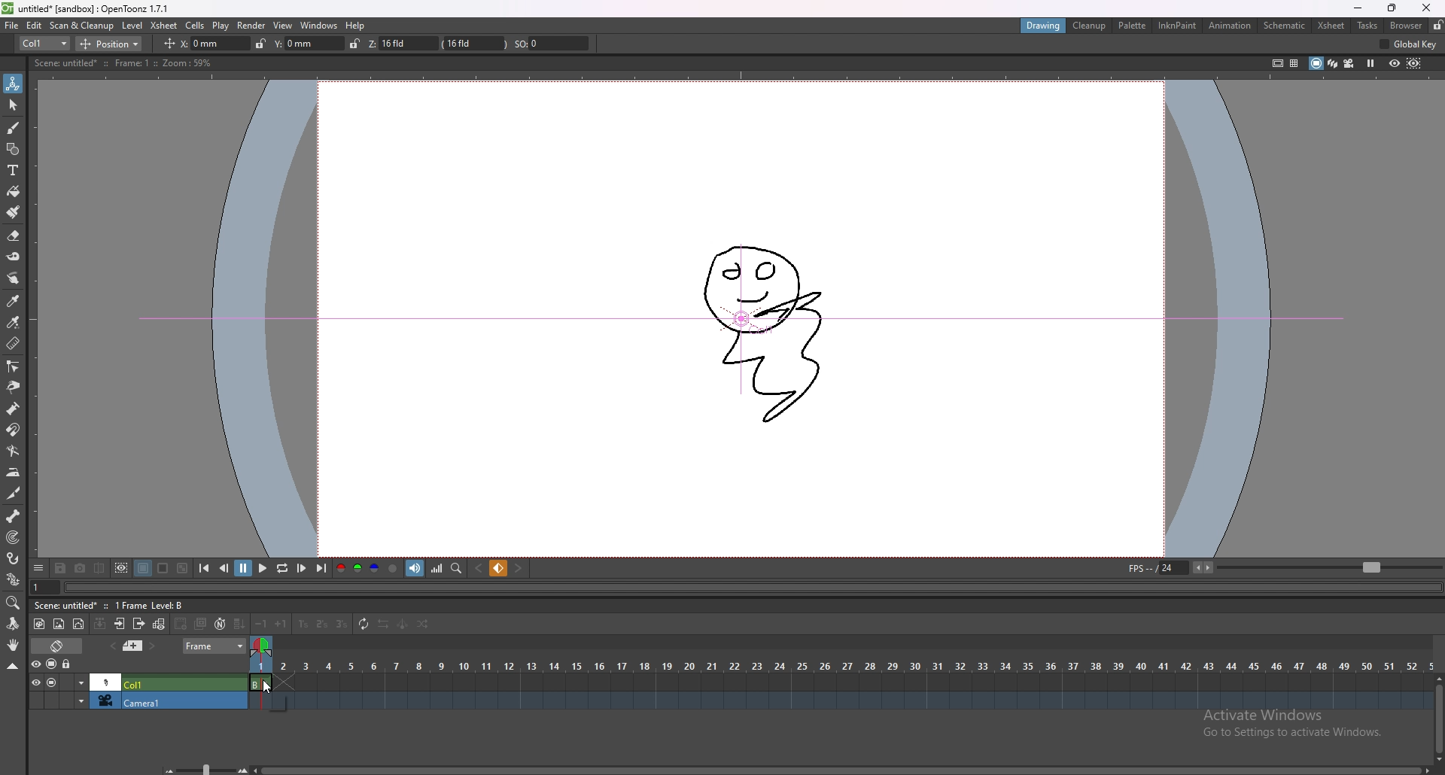 The width and height of the screenshot is (1445, 775). Describe the element at coordinates (13, 149) in the screenshot. I see `shapes` at that location.